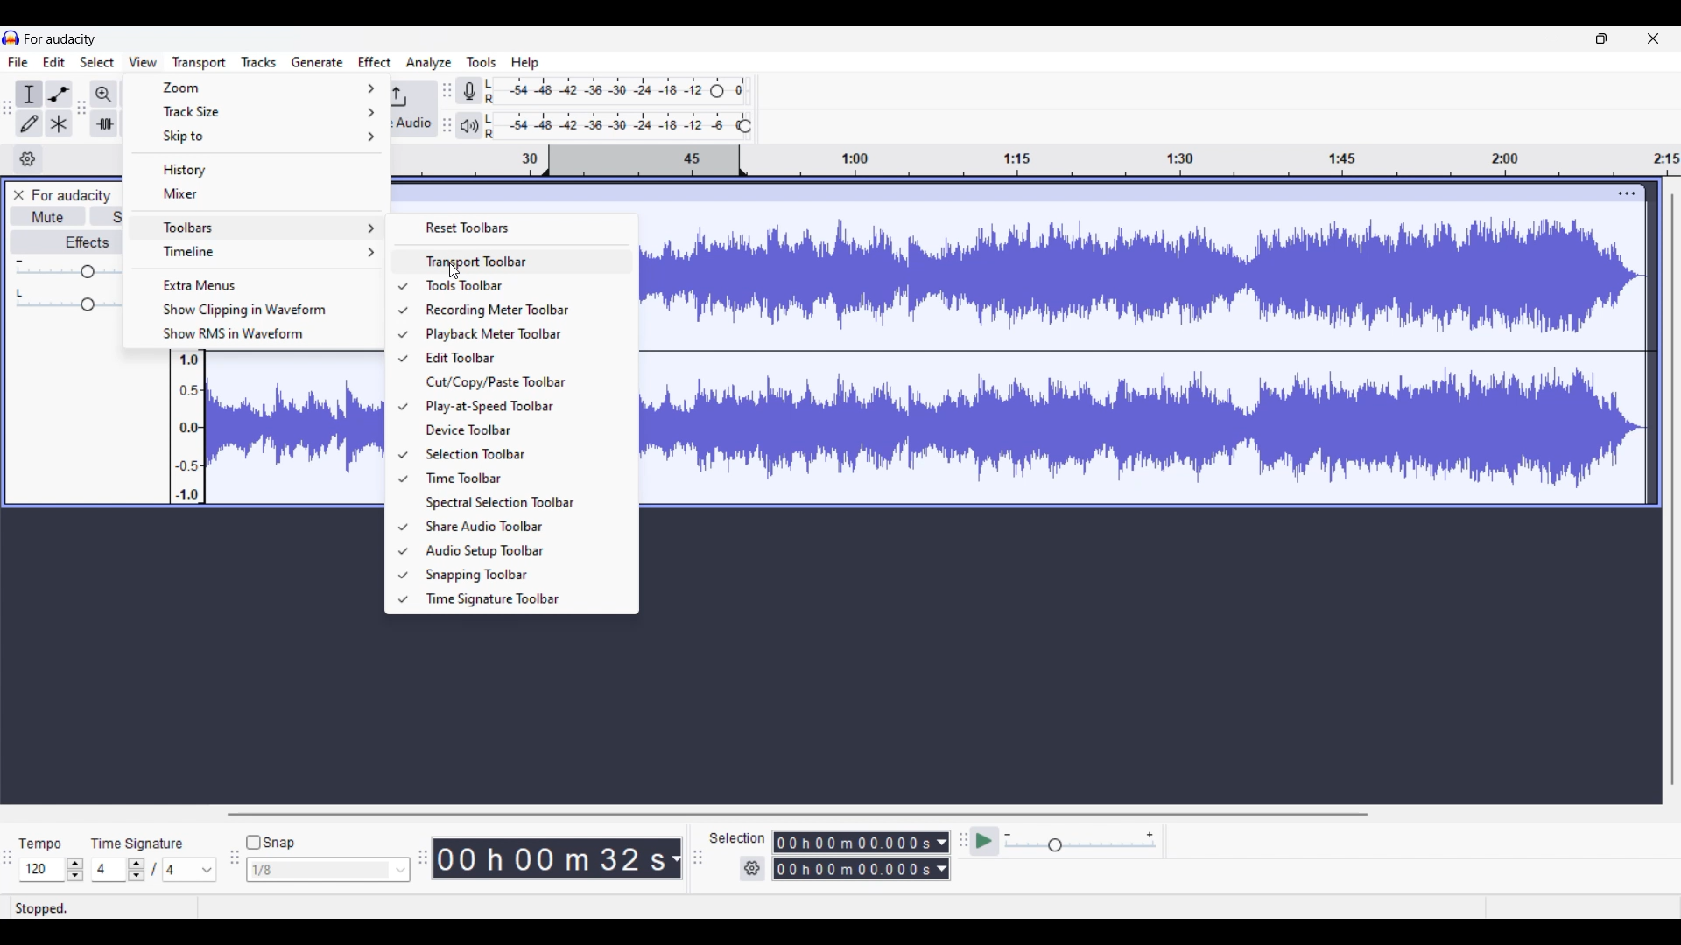 This screenshot has width=1681, height=945. I want to click on Select menu, so click(97, 62).